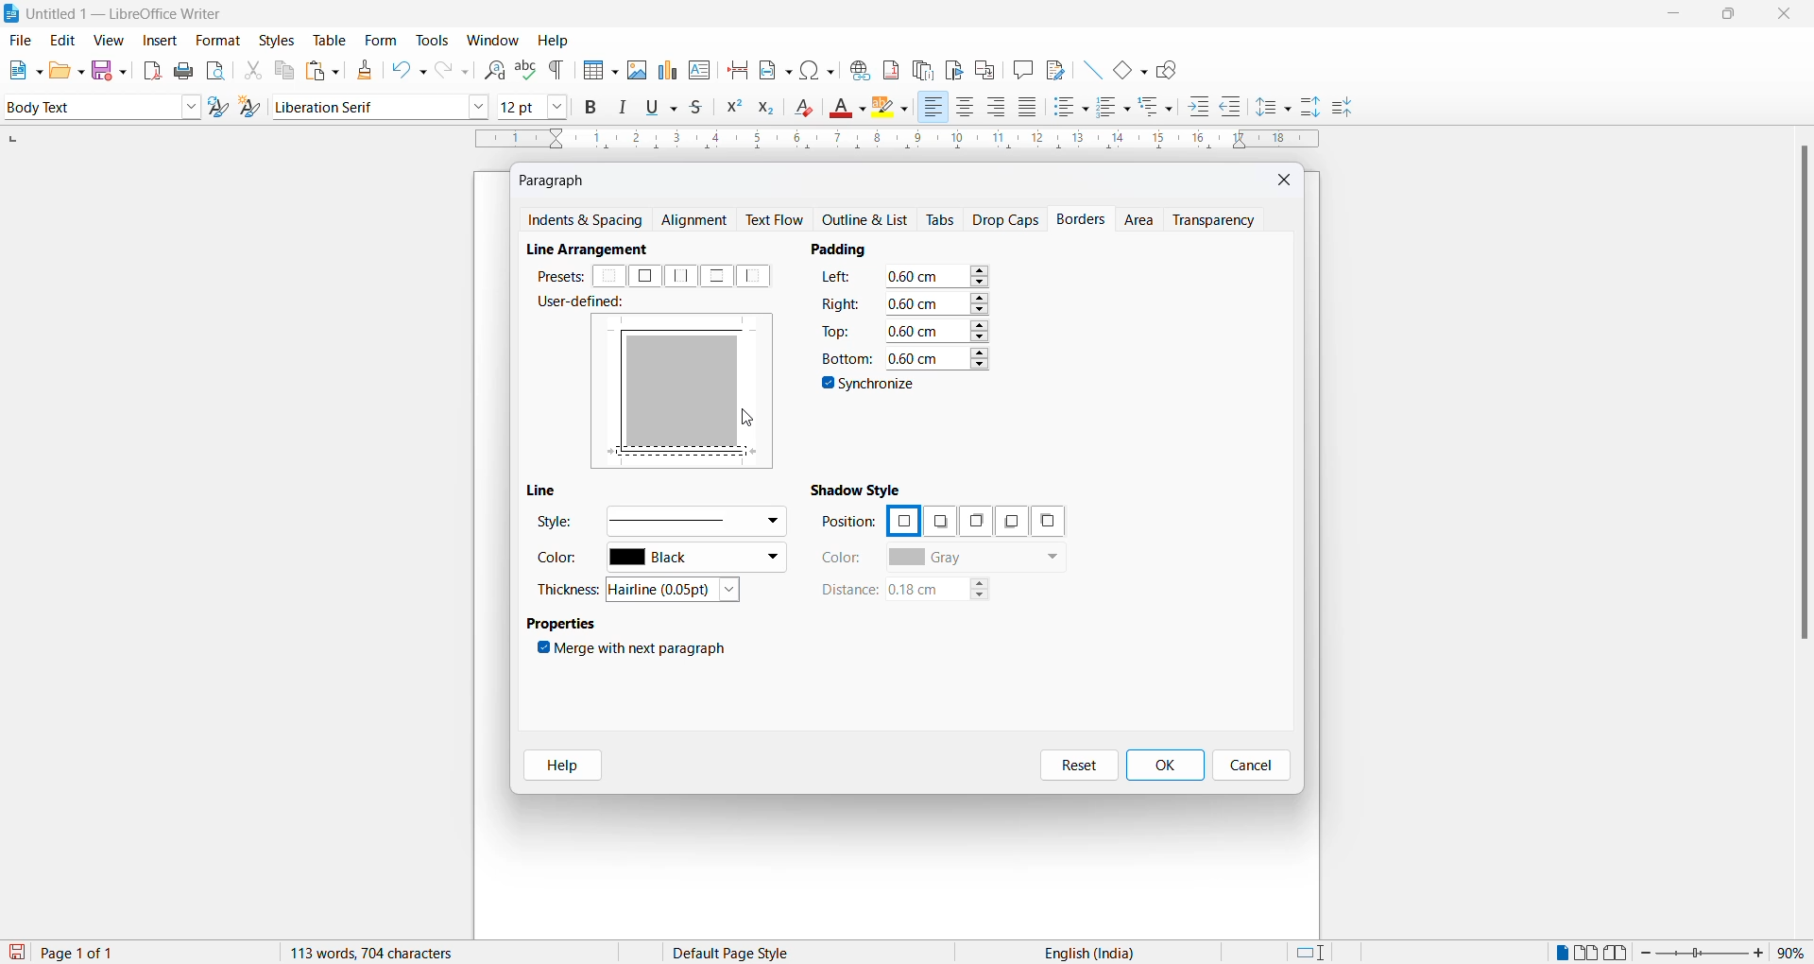 Image resolution: width=1814 pixels, height=964 pixels. Describe the element at coordinates (191, 108) in the screenshot. I see `styling dropdown button` at that location.